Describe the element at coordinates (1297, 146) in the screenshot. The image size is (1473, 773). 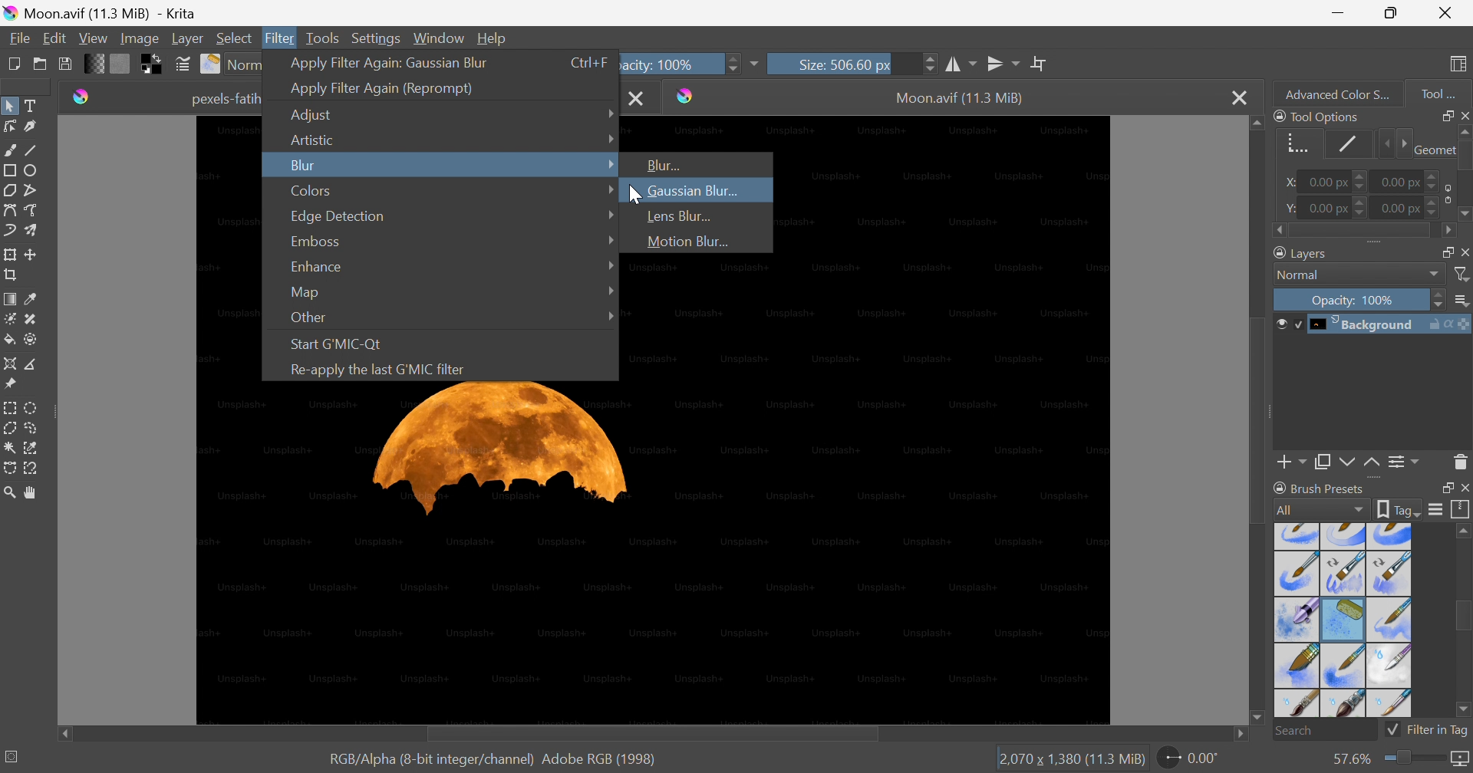
I see `Geometry` at that location.